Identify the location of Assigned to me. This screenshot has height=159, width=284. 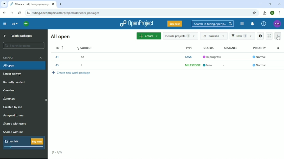
(14, 116).